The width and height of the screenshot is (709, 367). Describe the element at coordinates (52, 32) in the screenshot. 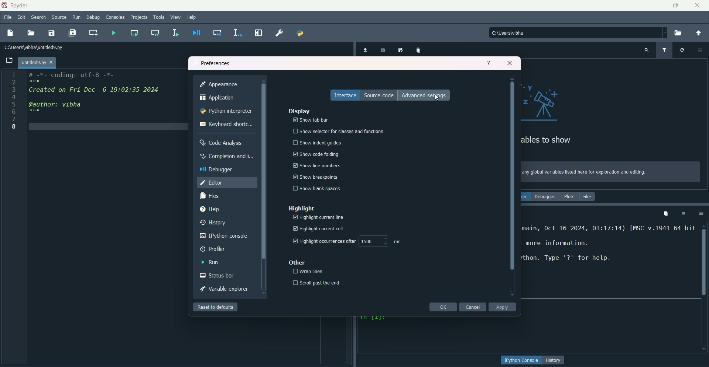

I see `save file` at that location.